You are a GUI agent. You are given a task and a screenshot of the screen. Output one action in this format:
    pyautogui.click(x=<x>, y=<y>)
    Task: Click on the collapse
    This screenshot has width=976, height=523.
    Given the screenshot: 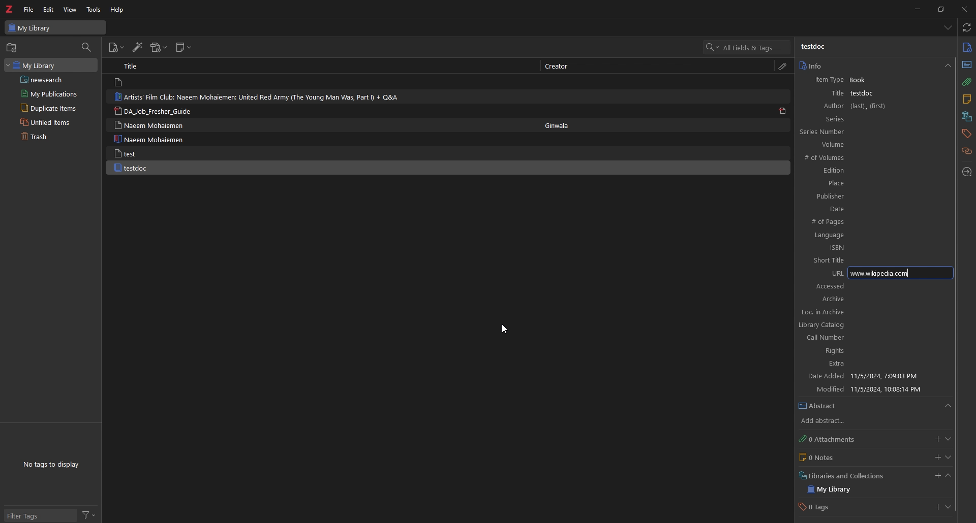 What is the action you would take?
    pyautogui.click(x=949, y=476)
    